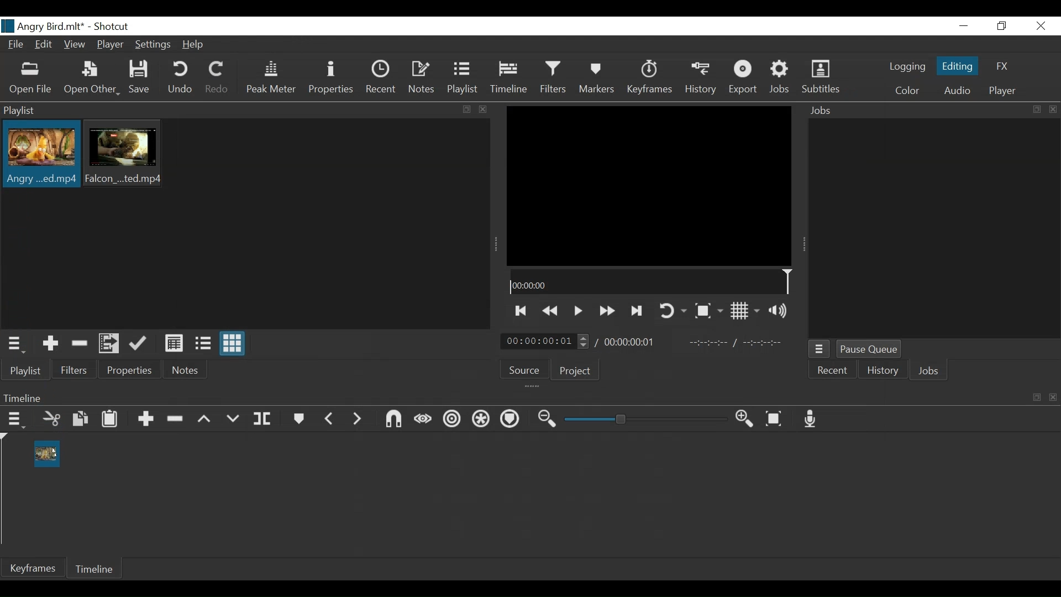  Describe the element at coordinates (112, 420) in the screenshot. I see `Paste` at that location.